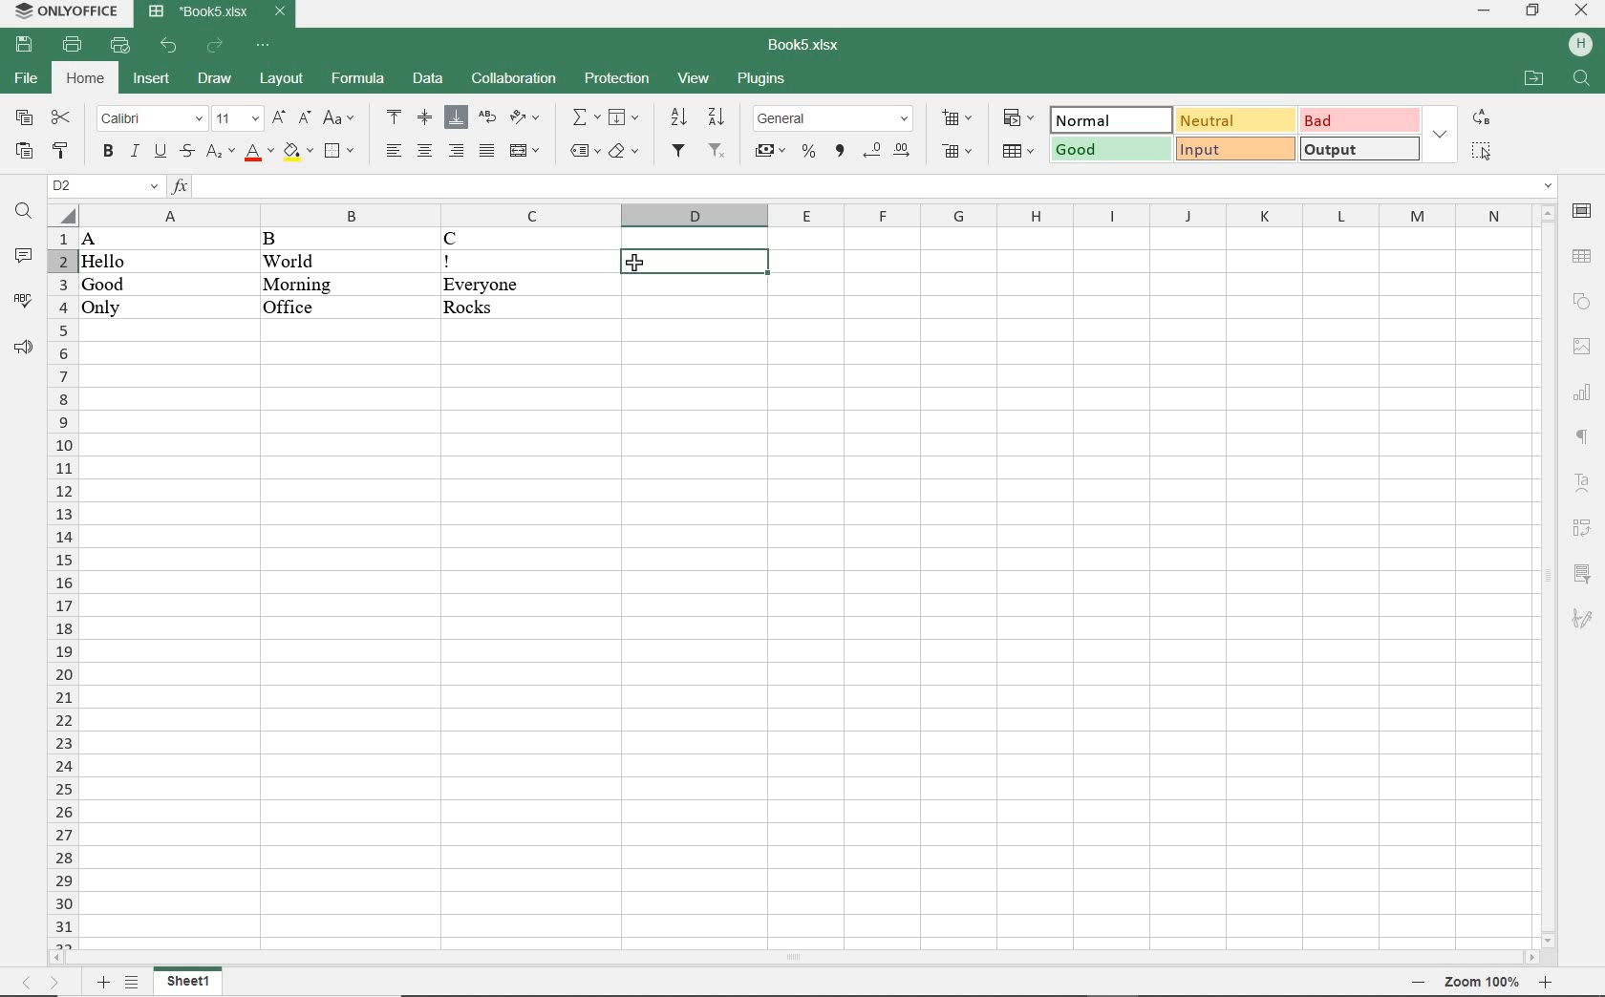  I want to click on minimize, so click(1487, 12).